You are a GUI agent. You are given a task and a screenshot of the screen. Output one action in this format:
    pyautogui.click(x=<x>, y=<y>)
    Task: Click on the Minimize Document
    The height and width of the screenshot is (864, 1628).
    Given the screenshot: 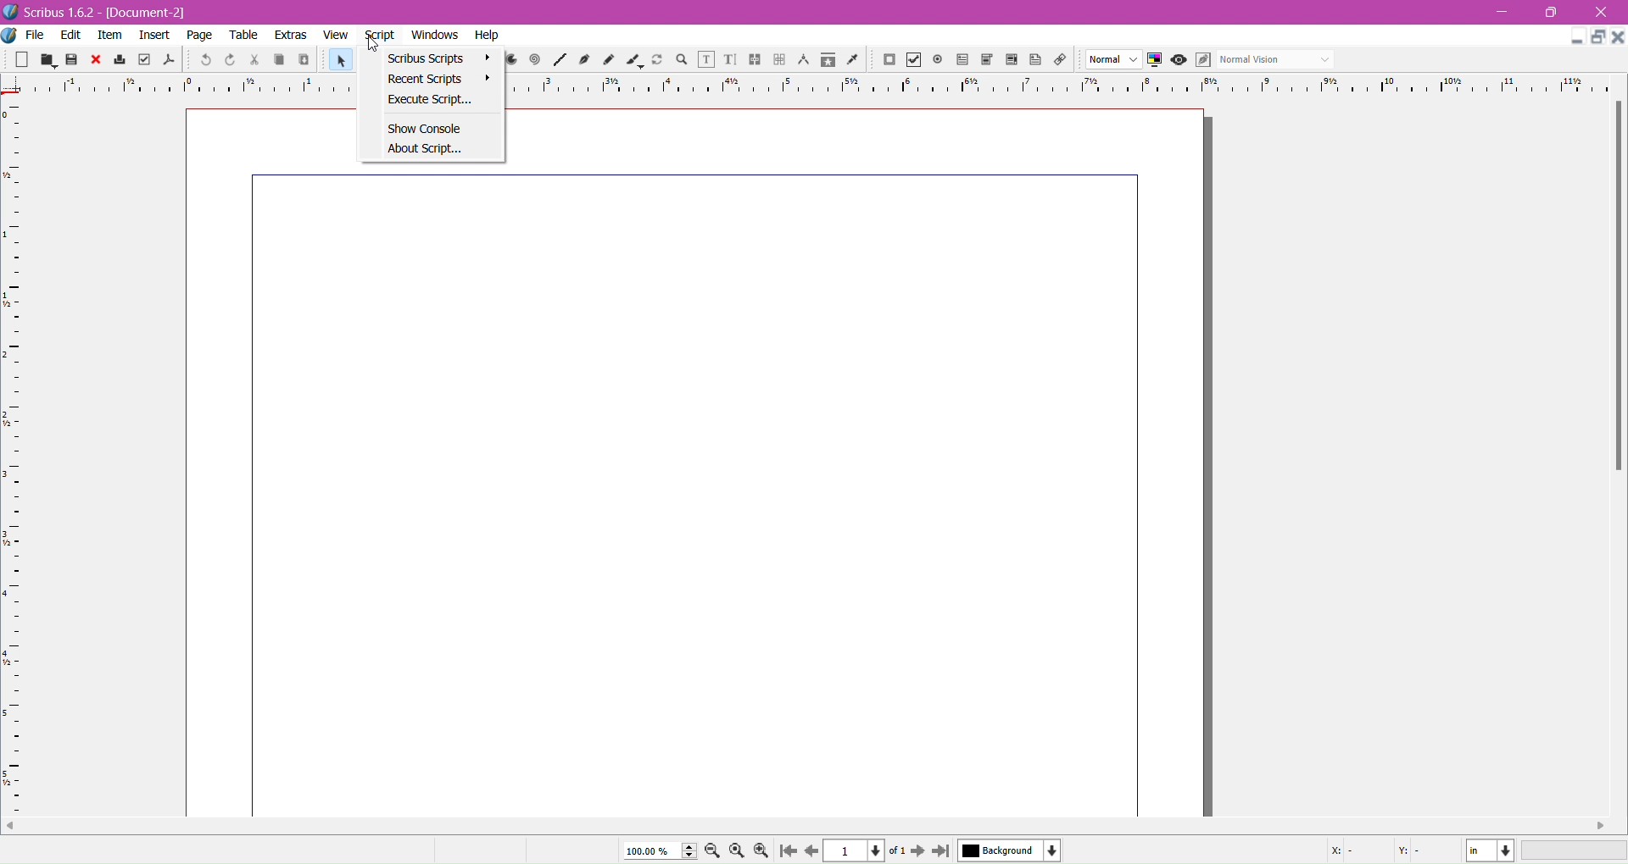 What is the action you would take?
    pyautogui.click(x=1578, y=39)
    